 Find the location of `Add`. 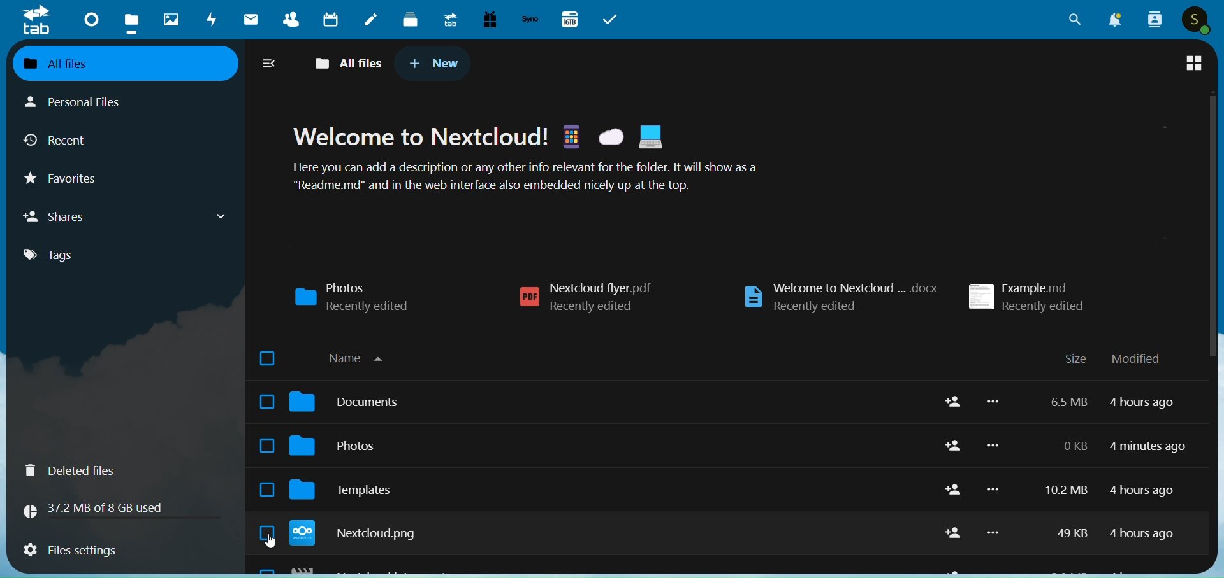

Add is located at coordinates (954, 402).